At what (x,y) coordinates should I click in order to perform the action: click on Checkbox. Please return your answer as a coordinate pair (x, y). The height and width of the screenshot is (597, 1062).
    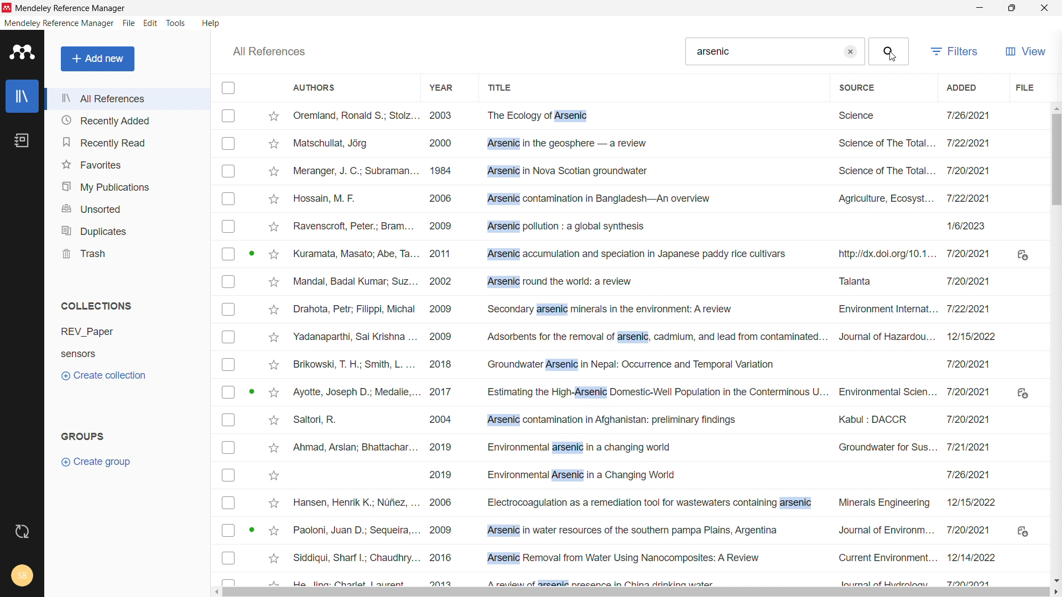
    Looking at the image, I should click on (229, 532).